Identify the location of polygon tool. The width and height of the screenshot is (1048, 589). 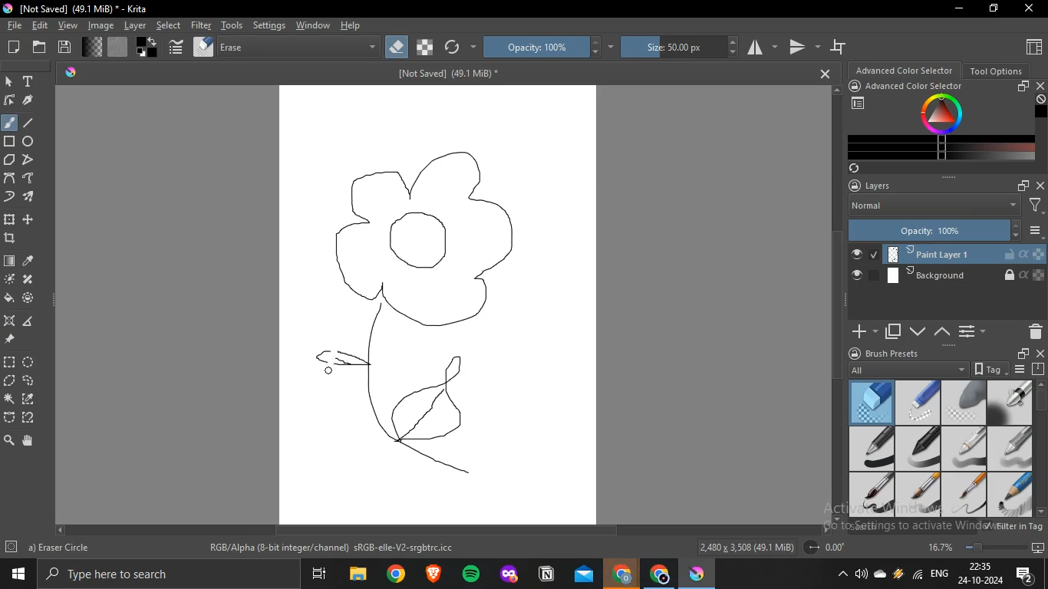
(11, 159).